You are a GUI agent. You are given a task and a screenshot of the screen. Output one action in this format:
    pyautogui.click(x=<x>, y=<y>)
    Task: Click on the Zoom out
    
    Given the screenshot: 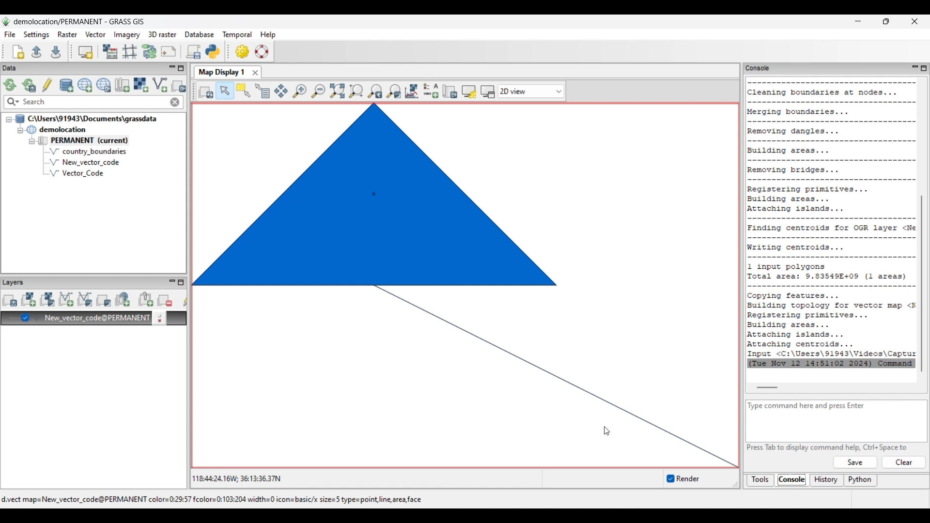 What is the action you would take?
    pyautogui.click(x=318, y=92)
    